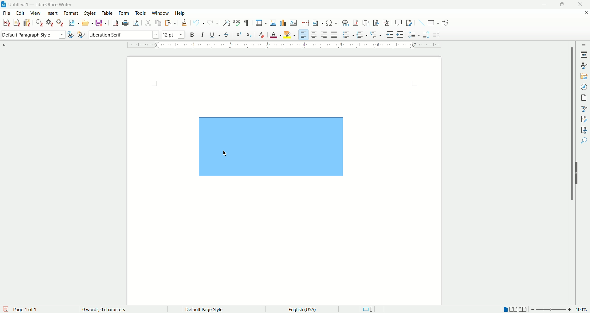  What do you see at coordinates (106, 309) in the screenshot?
I see `0 words, 0 characters` at bounding box center [106, 309].